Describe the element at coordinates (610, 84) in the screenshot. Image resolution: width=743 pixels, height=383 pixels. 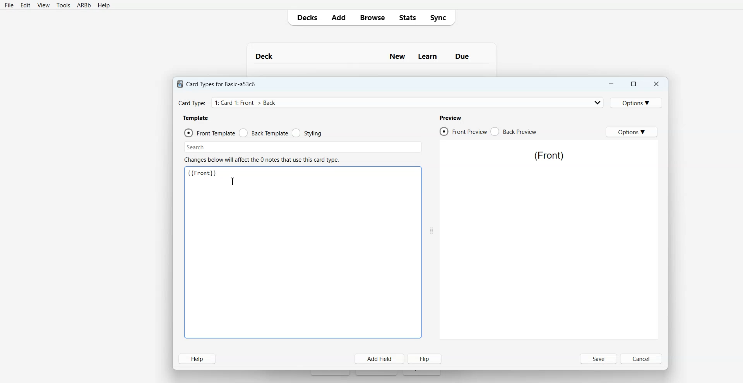
I see `Minimize` at that location.